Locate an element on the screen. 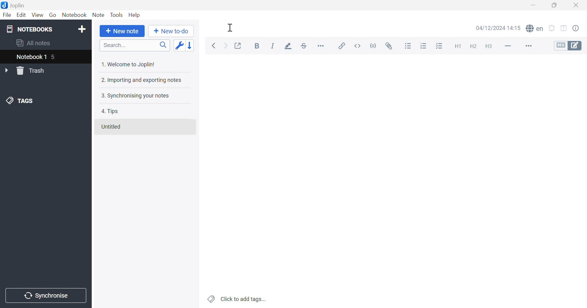 This screenshot has height=308, width=587. Horizontal line is located at coordinates (508, 45).